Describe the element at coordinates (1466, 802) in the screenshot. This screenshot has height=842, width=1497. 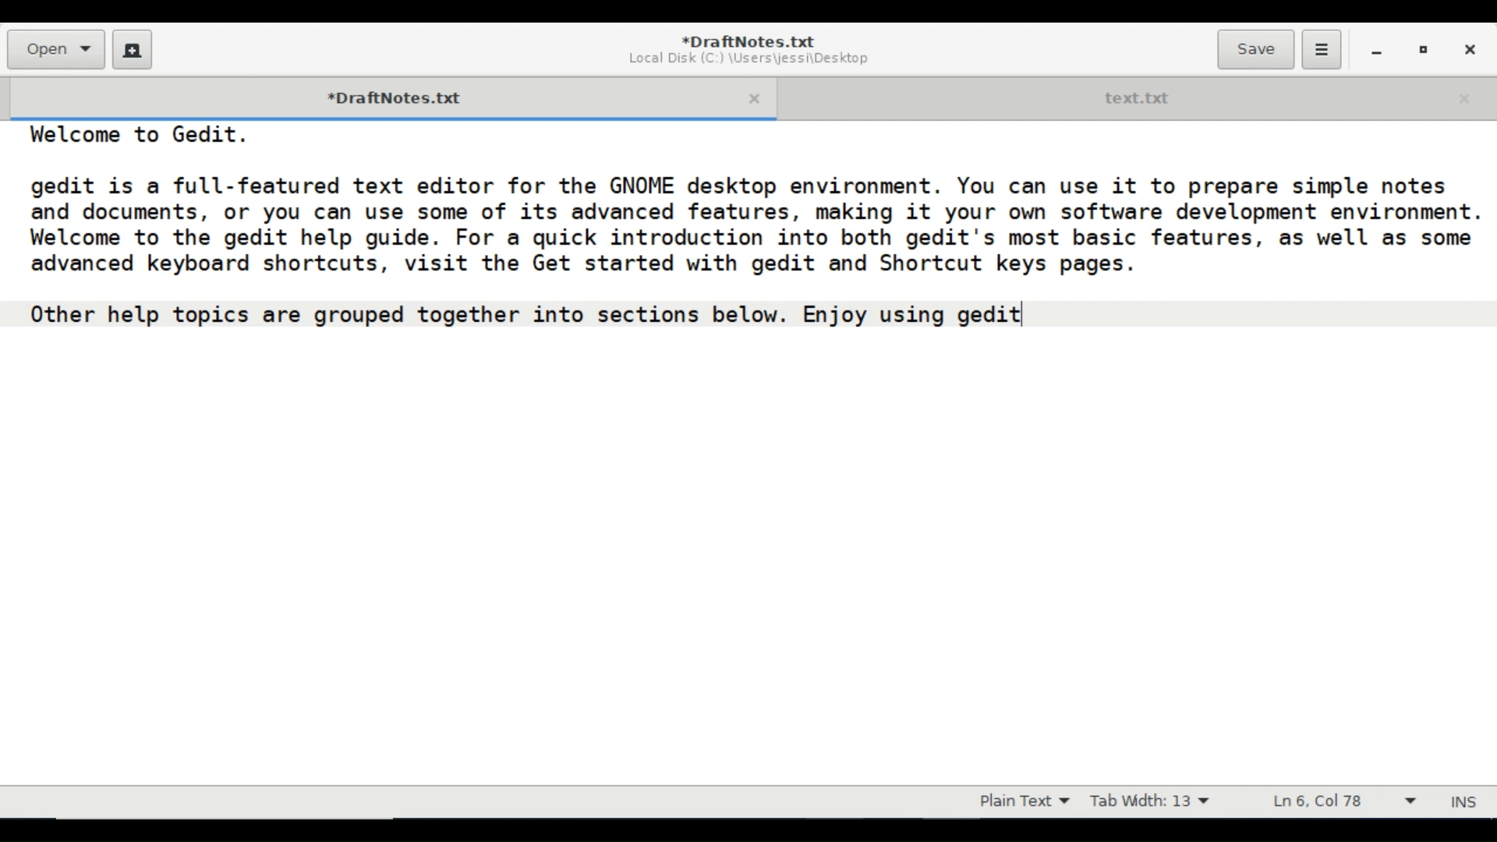
I see `Insert Mode` at that location.